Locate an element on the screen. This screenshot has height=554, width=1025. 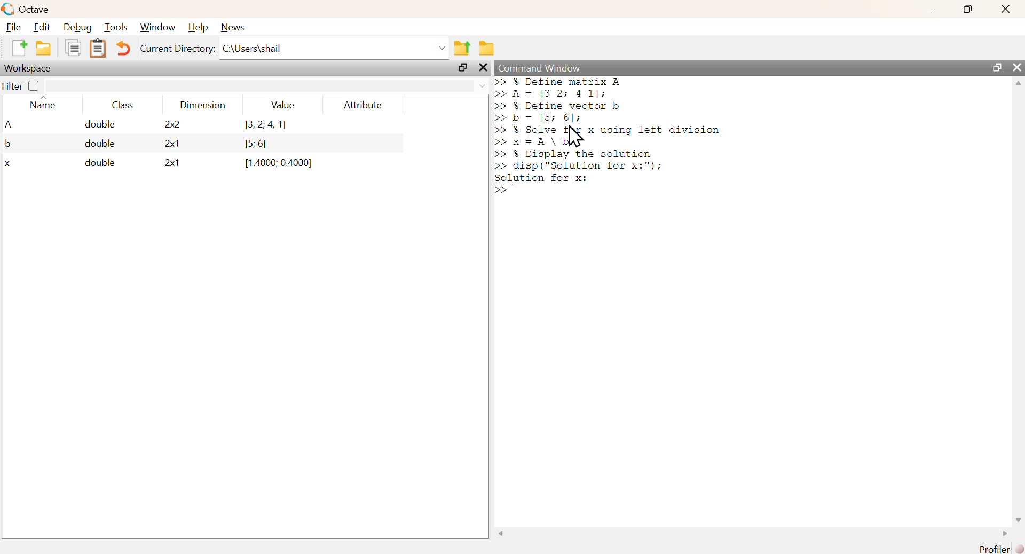
off is located at coordinates (34, 85).